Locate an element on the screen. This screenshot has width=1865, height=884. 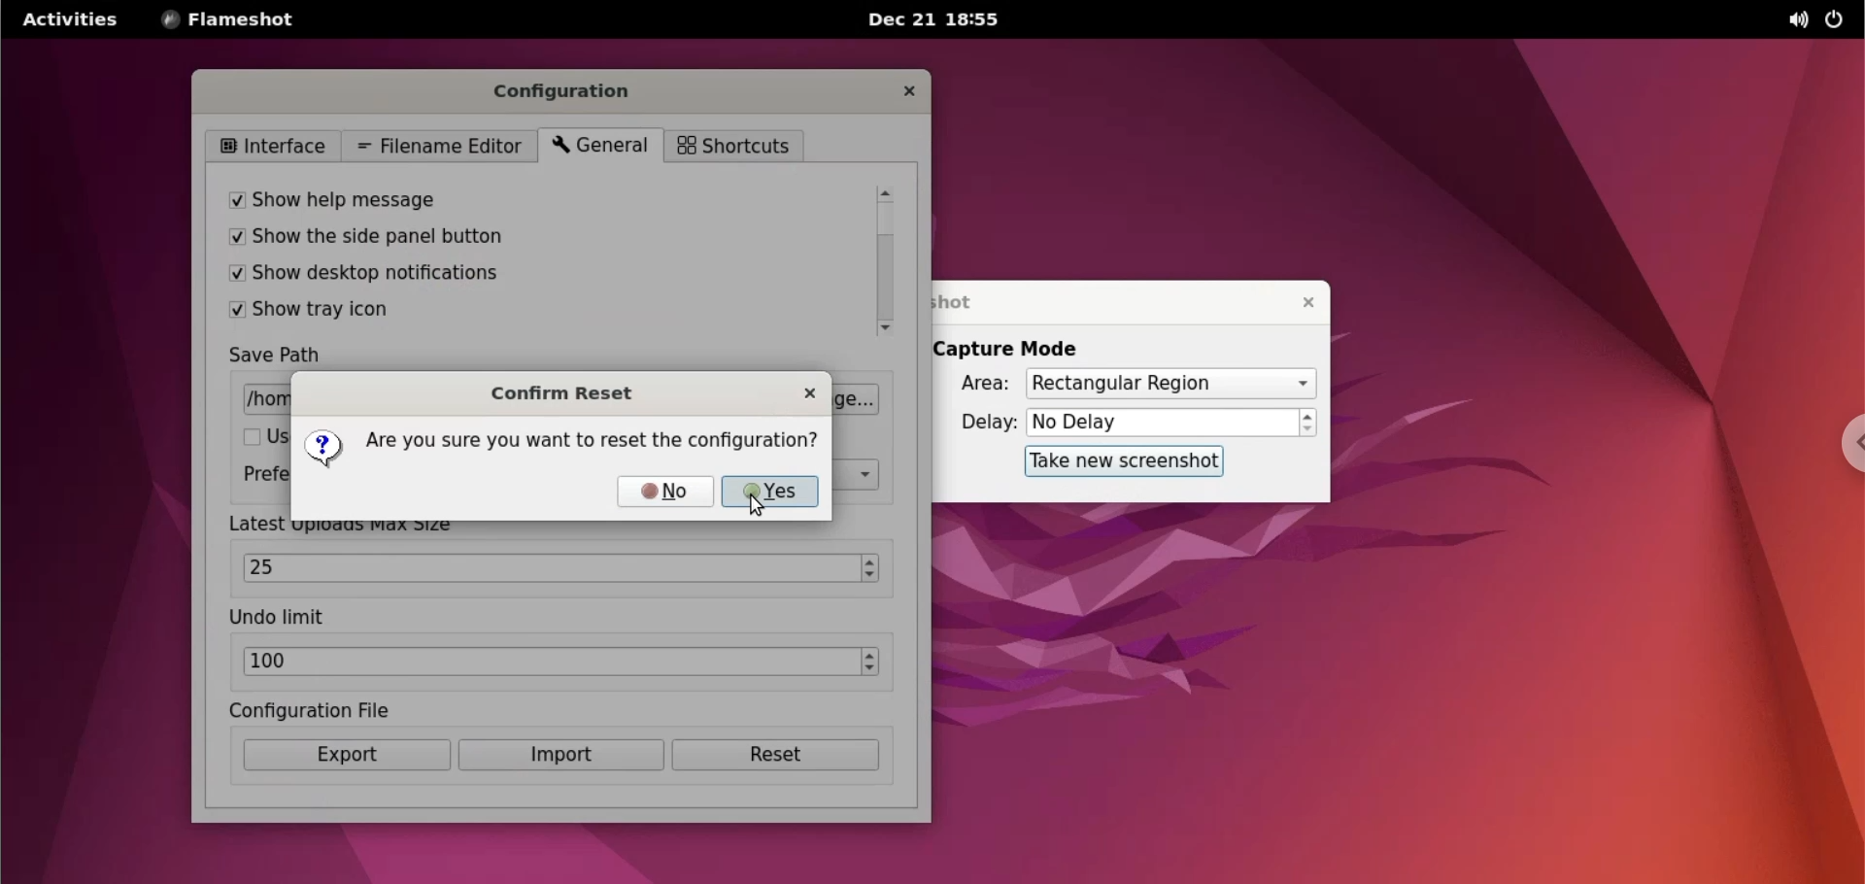
100 is located at coordinates (552, 662).